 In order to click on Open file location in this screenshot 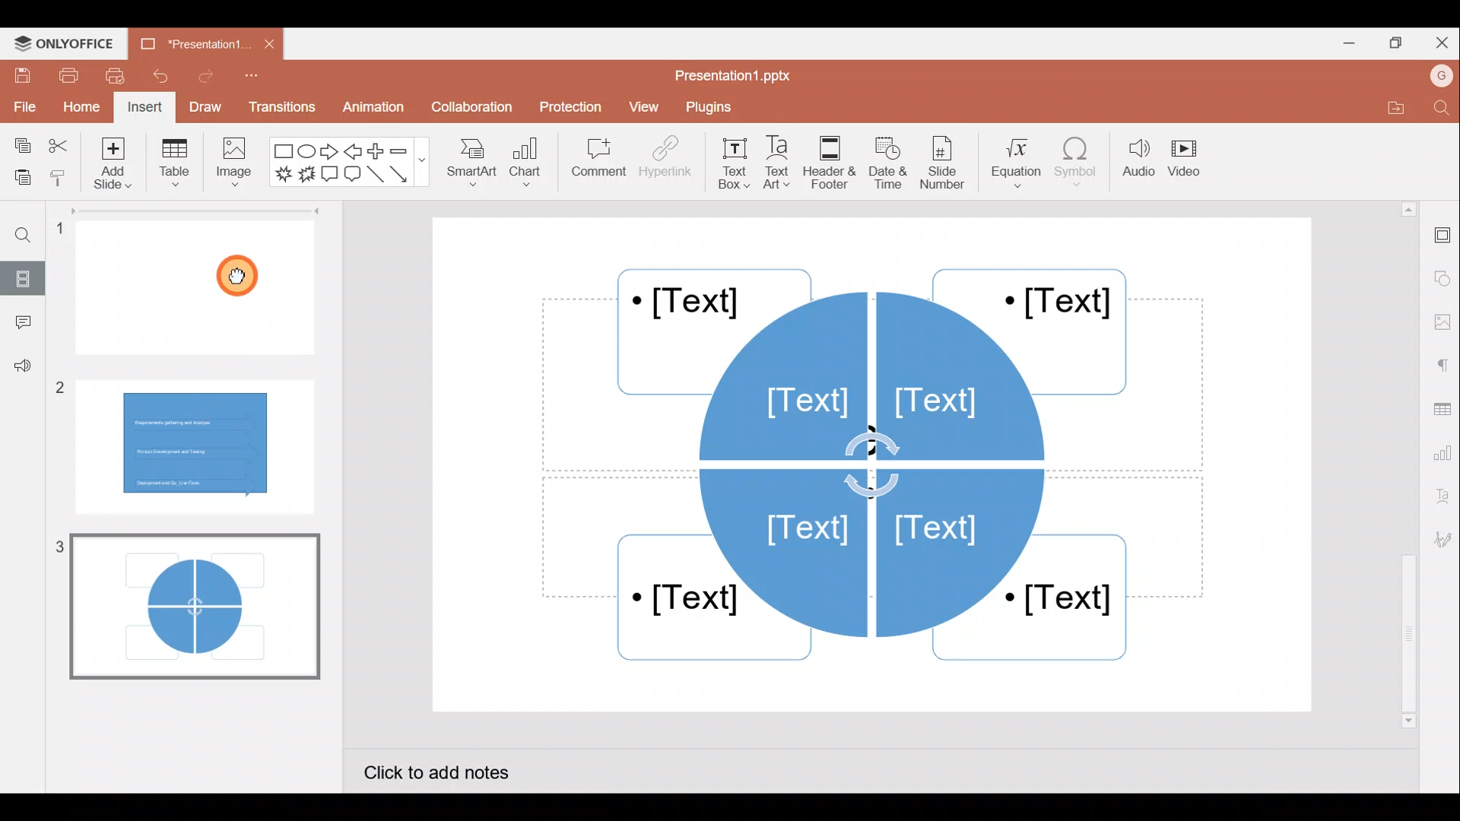, I will do `click(1386, 107)`.